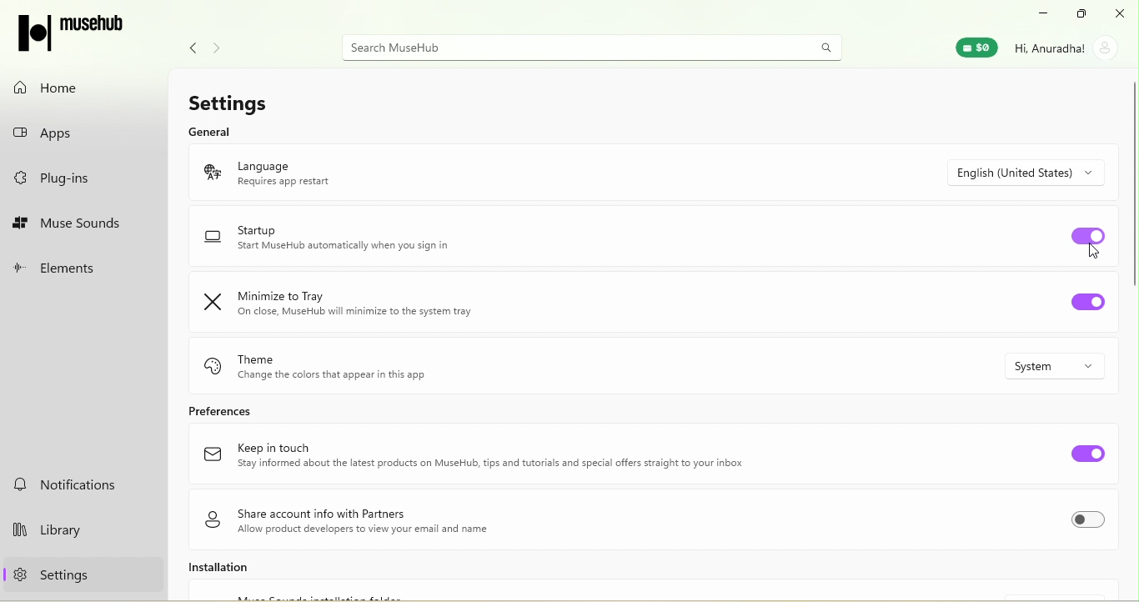 Image resolution: width=1139 pixels, height=602 pixels. Describe the element at coordinates (587, 47) in the screenshot. I see `search bar` at that location.